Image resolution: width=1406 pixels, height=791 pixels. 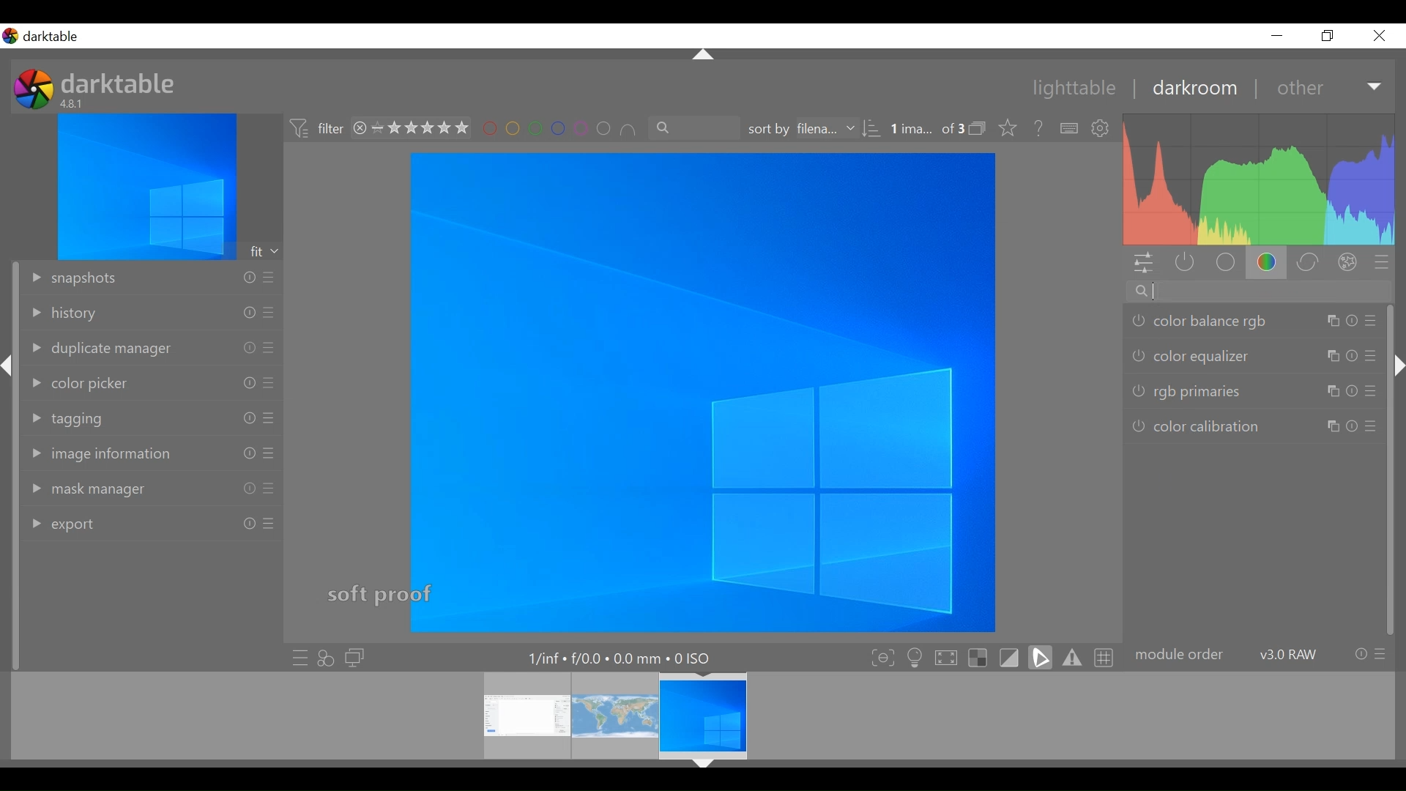 I want to click on toggle guide lines , so click(x=1105, y=658).